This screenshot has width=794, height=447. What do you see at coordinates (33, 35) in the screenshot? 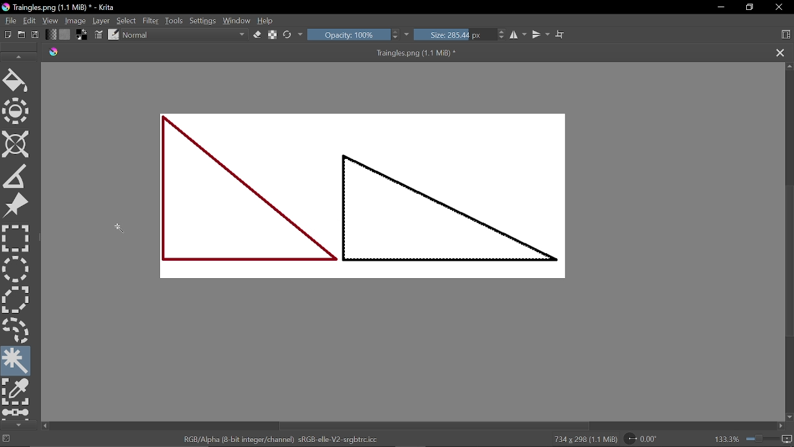
I see `Save` at bounding box center [33, 35].